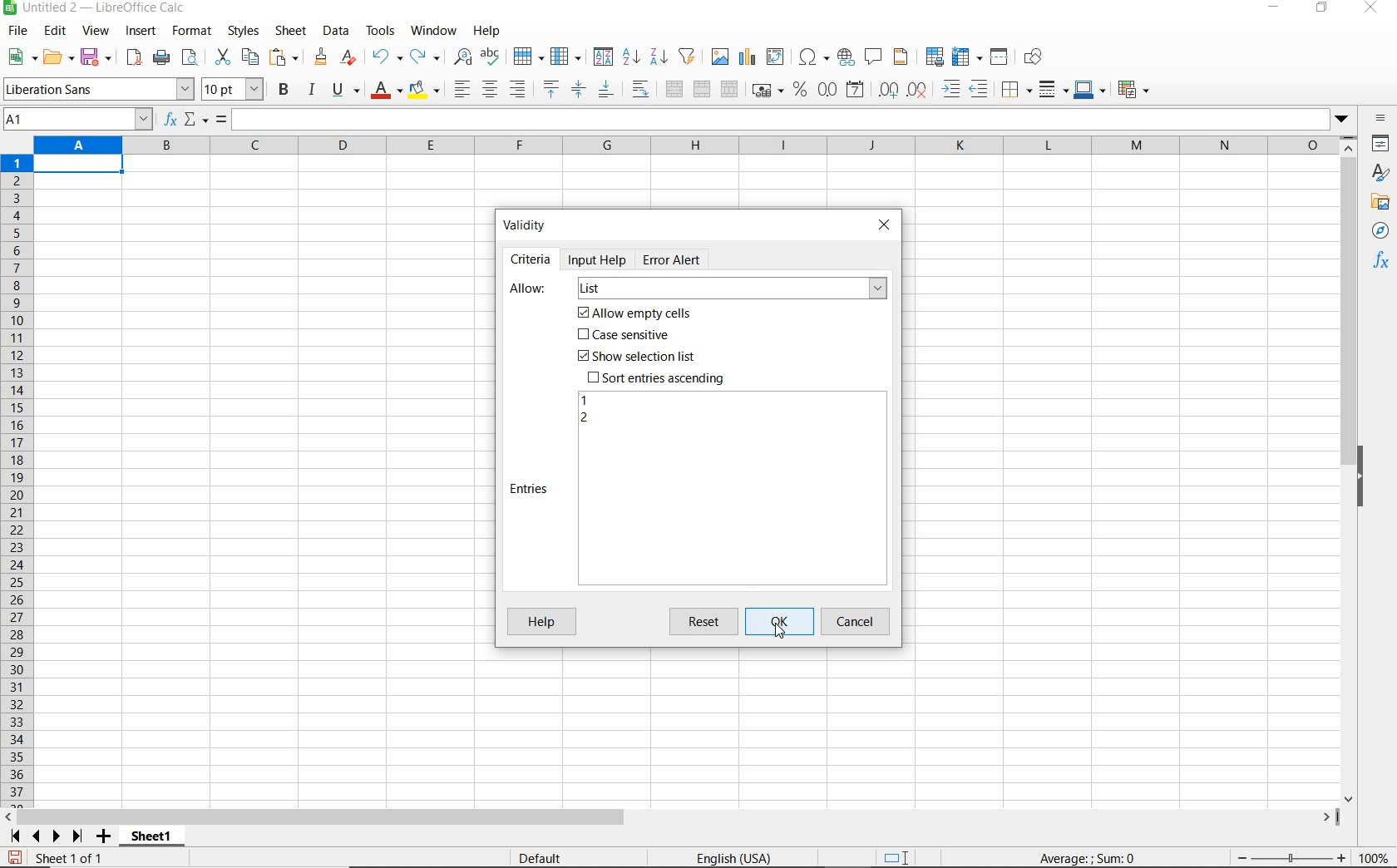 The width and height of the screenshot is (1397, 868). Describe the element at coordinates (814, 57) in the screenshot. I see `insert special characters` at that location.